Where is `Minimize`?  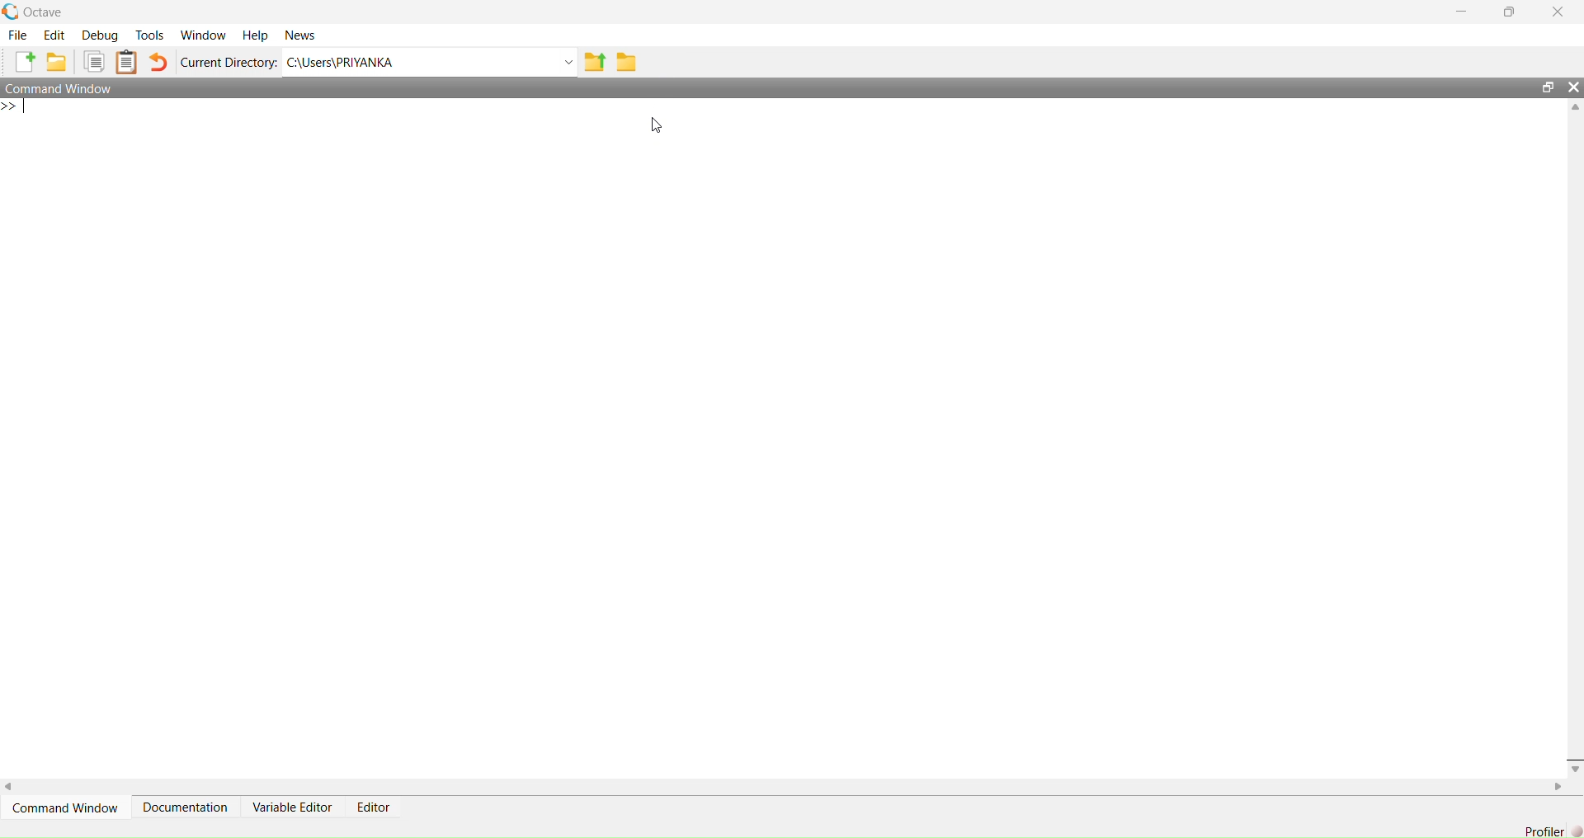
Minimize is located at coordinates (1464, 12).